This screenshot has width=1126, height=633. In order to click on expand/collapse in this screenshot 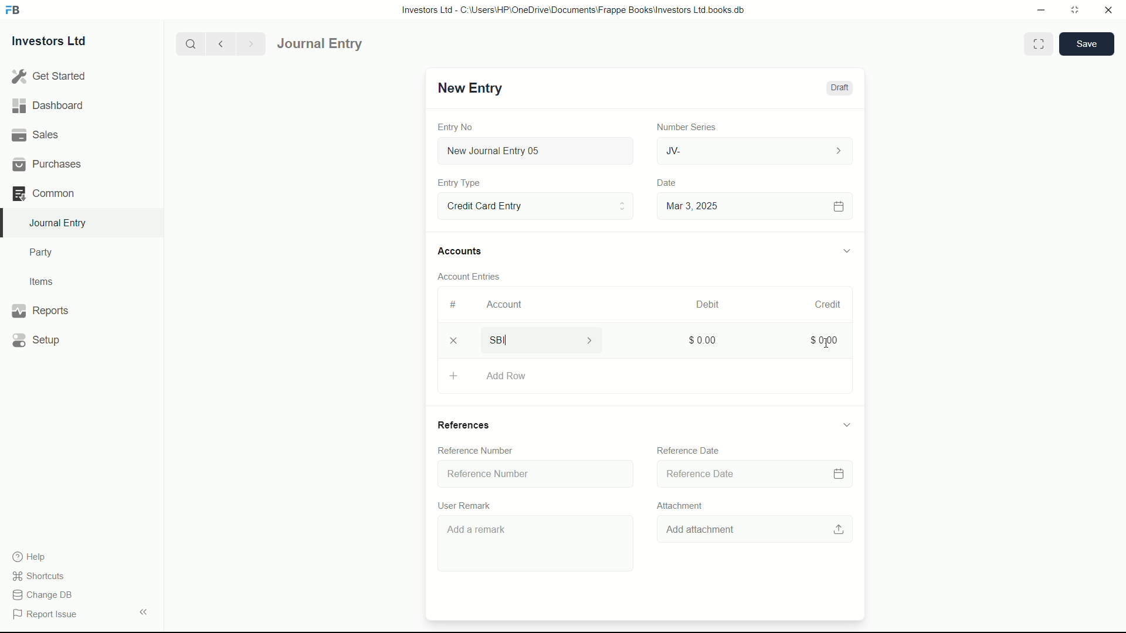, I will do `click(846, 424)`.